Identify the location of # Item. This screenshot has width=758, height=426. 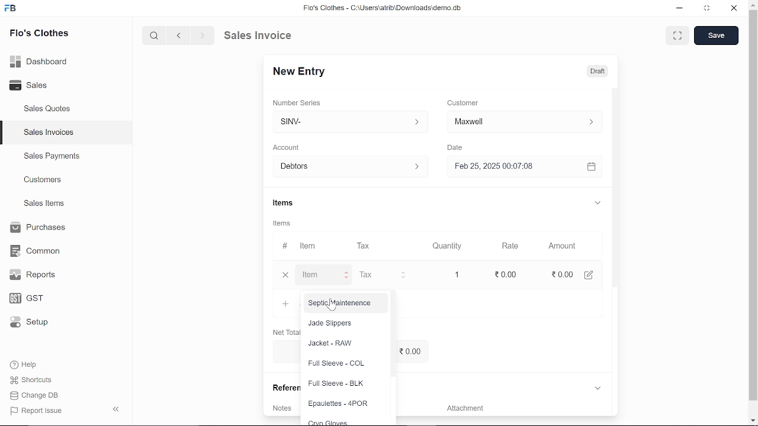
(304, 247).